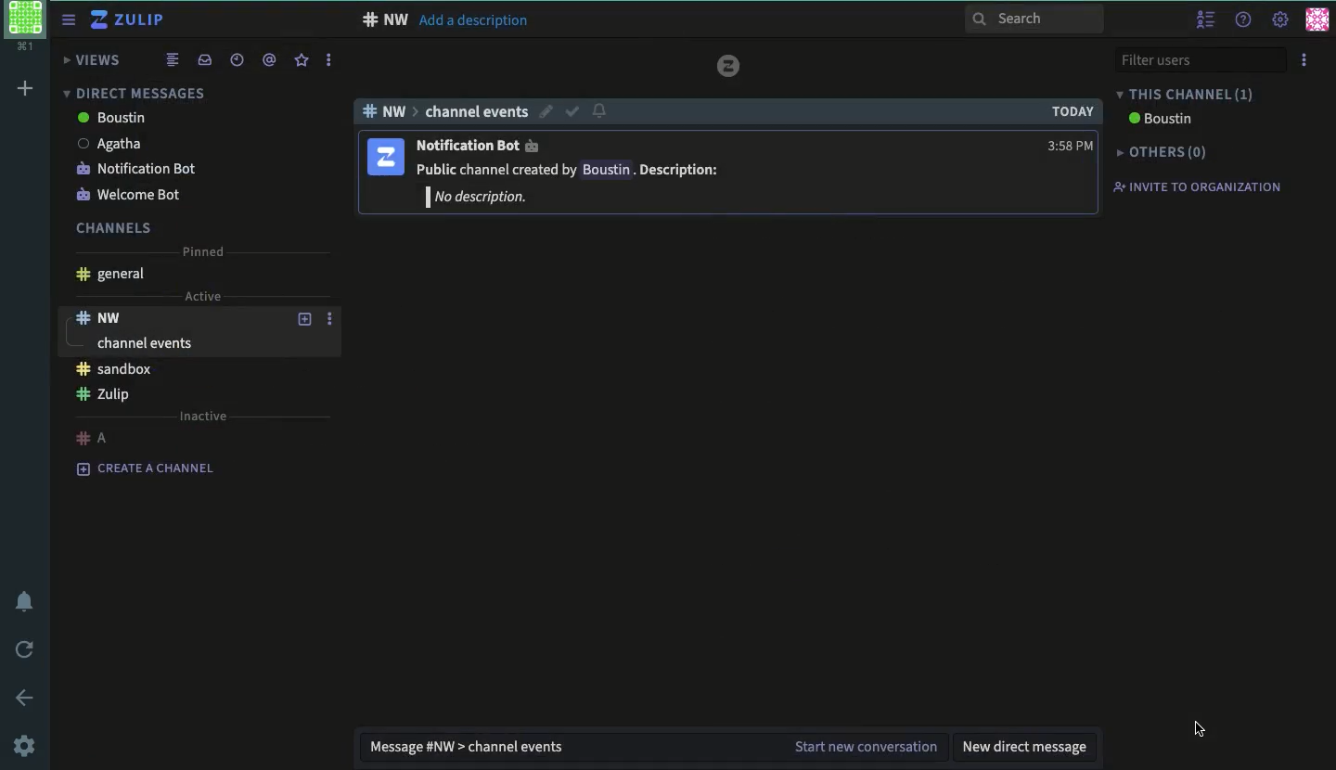 The width and height of the screenshot is (1336, 770). What do you see at coordinates (301, 62) in the screenshot?
I see `star` at bounding box center [301, 62].